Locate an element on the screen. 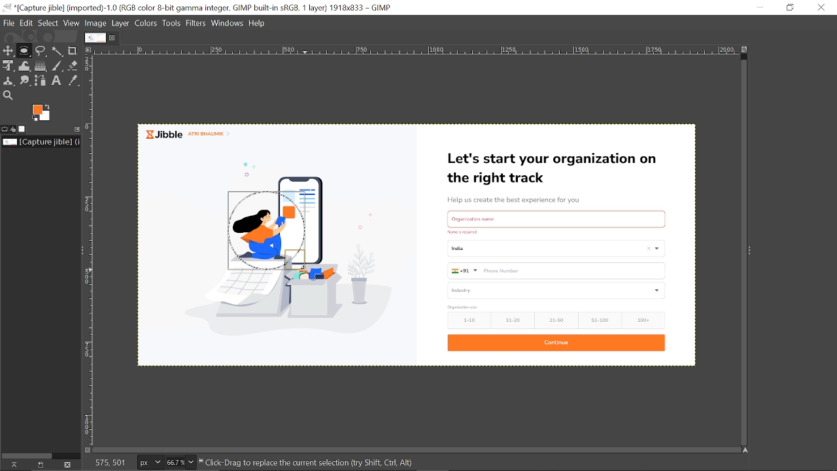 Image resolution: width=837 pixels, height=471 pixels. Filters is located at coordinates (197, 23).